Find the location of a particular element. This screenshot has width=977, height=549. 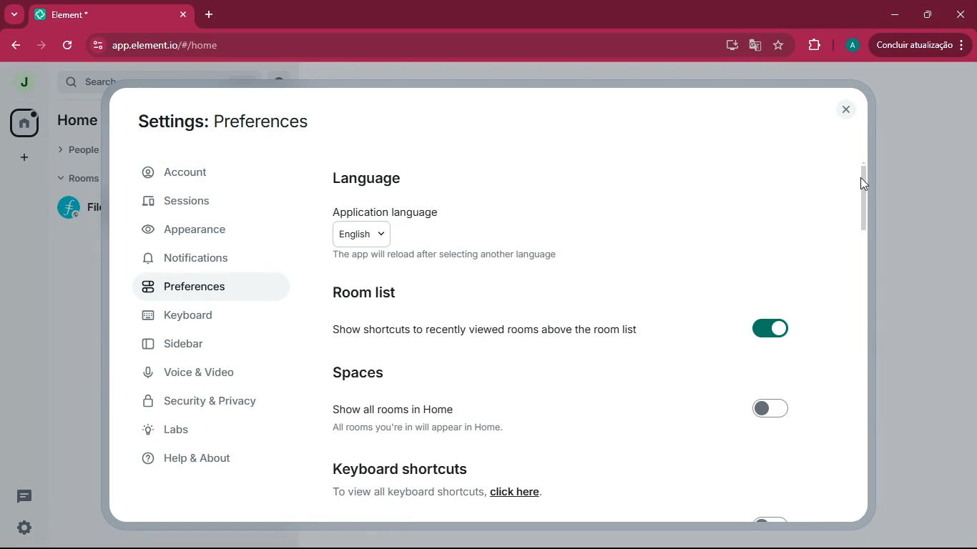

minimize is located at coordinates (895, 14).